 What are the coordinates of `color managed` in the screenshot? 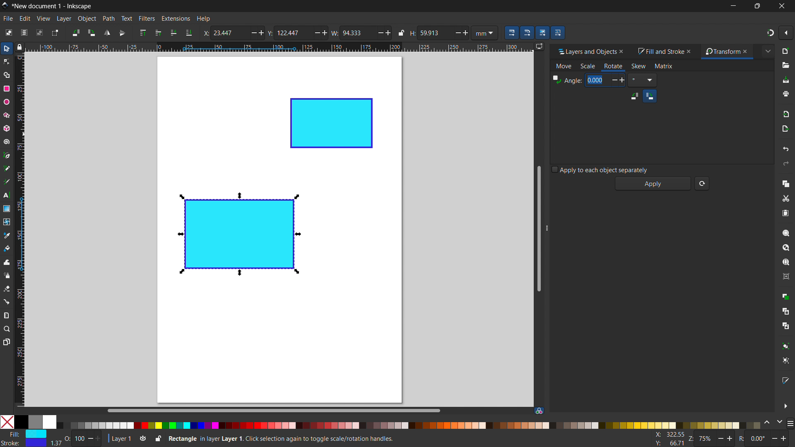 It's located at (539, 410).